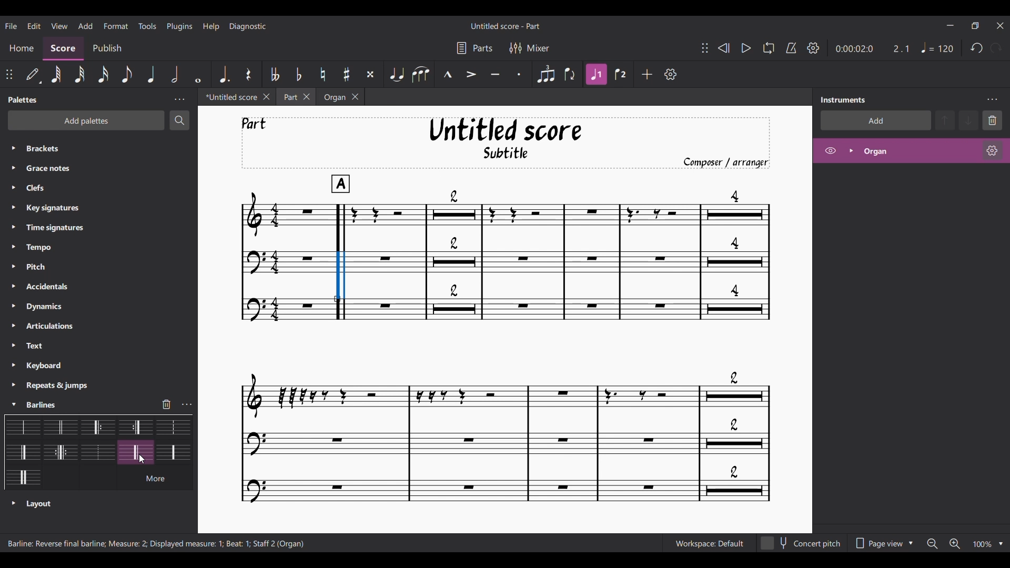 The height and width of the screenshot is (568, 1010). What do you see at coordinates (148, 26) in the screenshot?
I see `Tools menu` at bounding box center [148, 26].